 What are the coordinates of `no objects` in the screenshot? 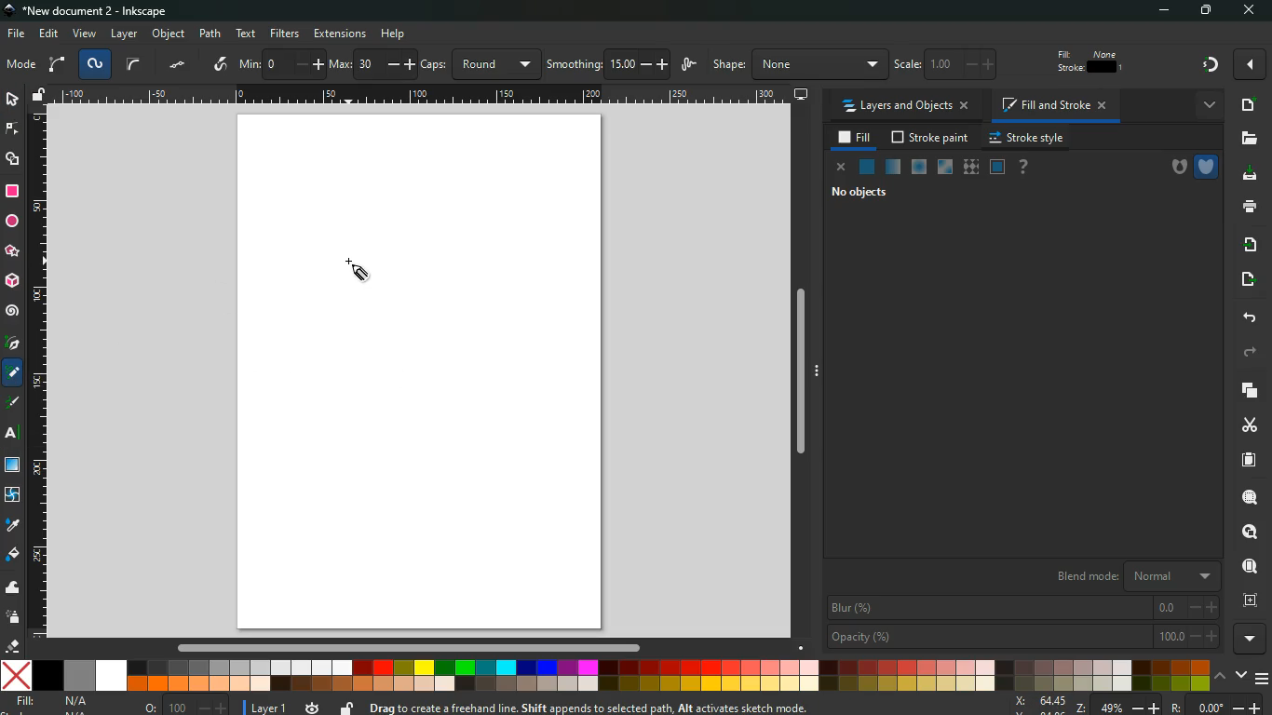 It's located at (876, 194).